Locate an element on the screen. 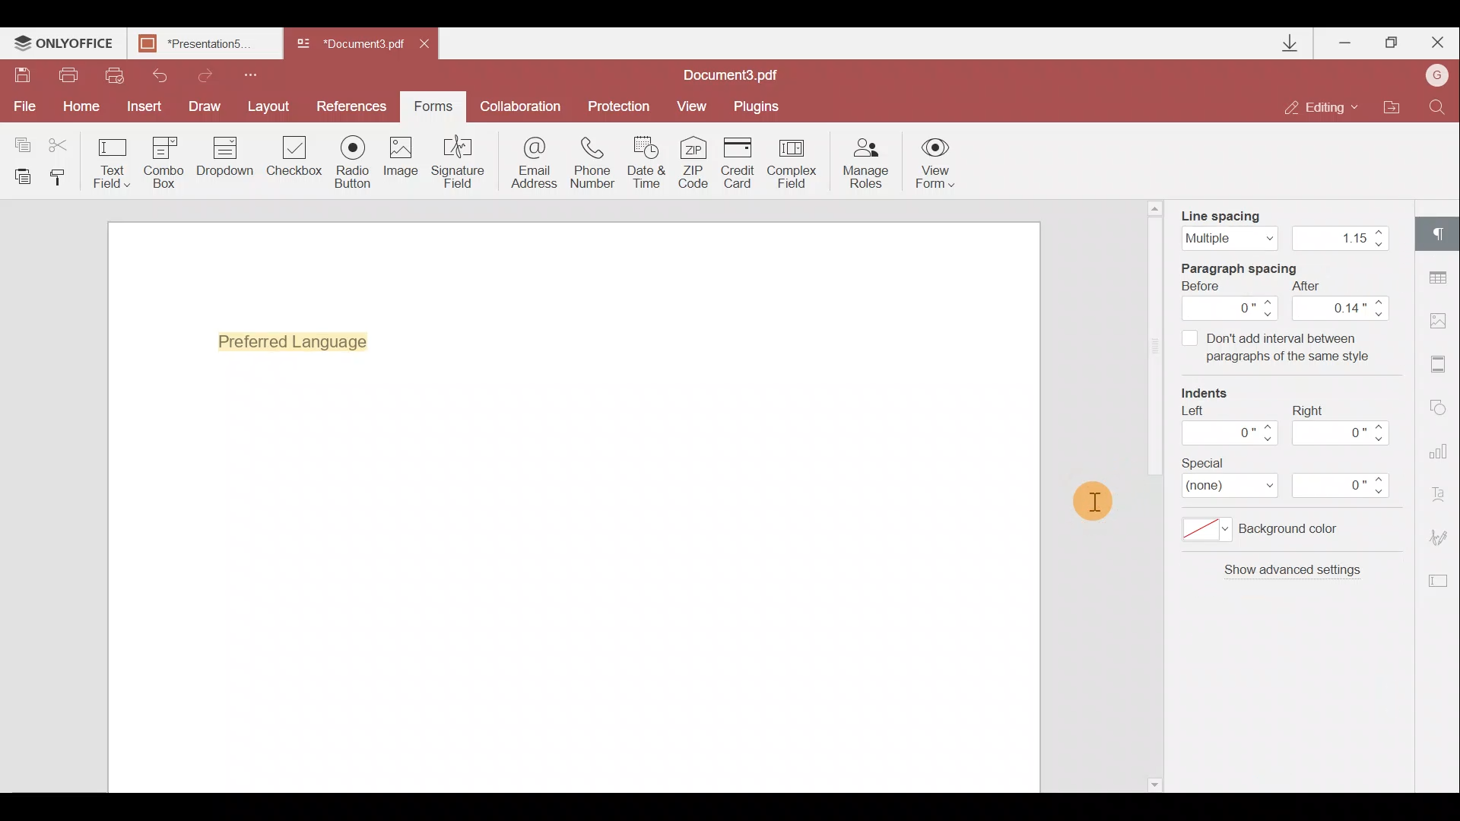 The image size is (1460, 821). Multiple is located at coordinates (1230, 239).